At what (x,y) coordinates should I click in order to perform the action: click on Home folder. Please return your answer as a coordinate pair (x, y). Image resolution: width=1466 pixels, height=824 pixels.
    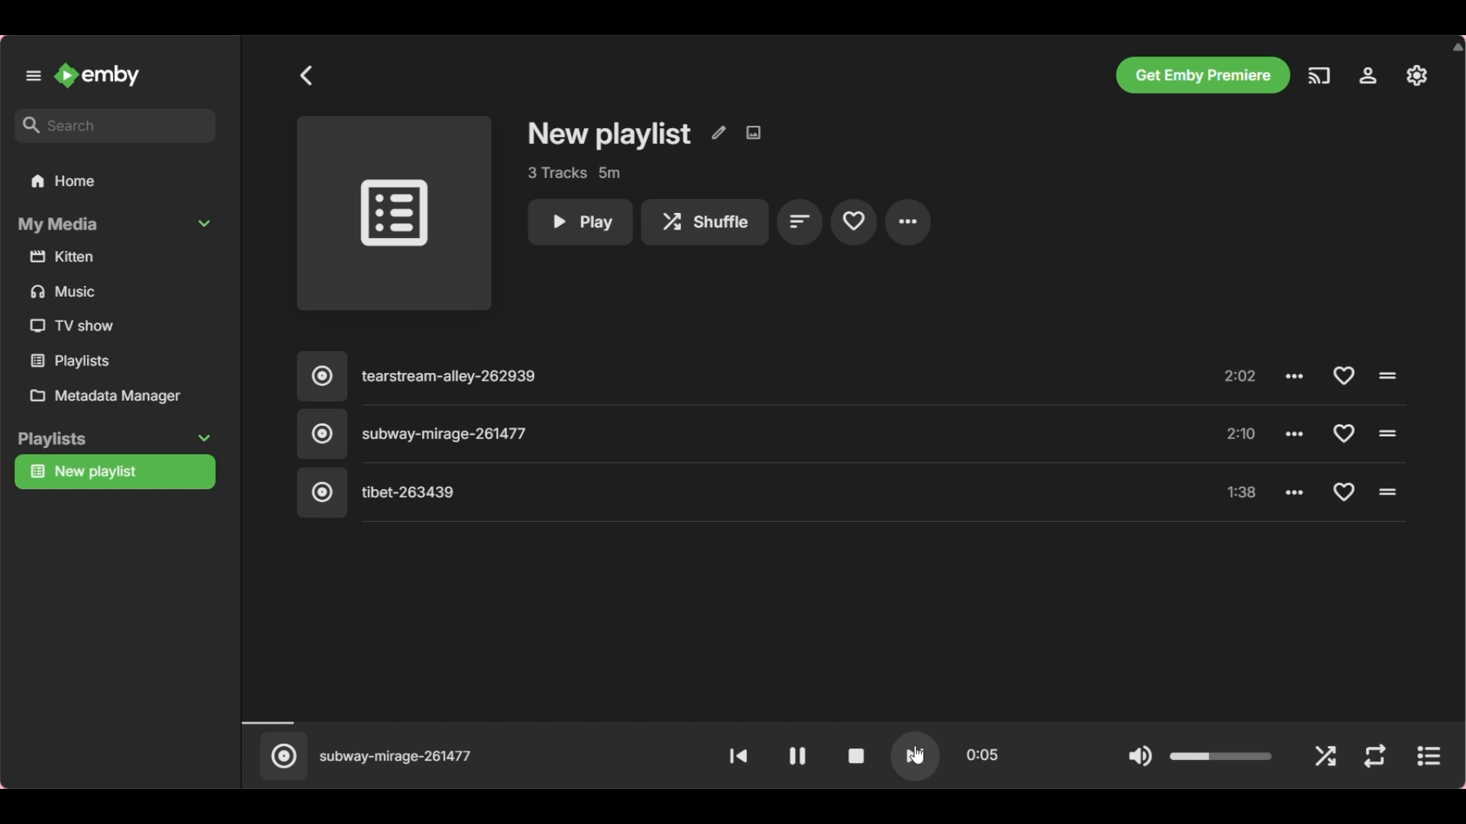
    Looking at the image, I should click on (117, 181).